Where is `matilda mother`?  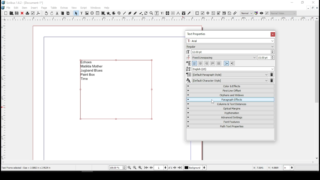
matilda mother is located at coordinates (92, 66).